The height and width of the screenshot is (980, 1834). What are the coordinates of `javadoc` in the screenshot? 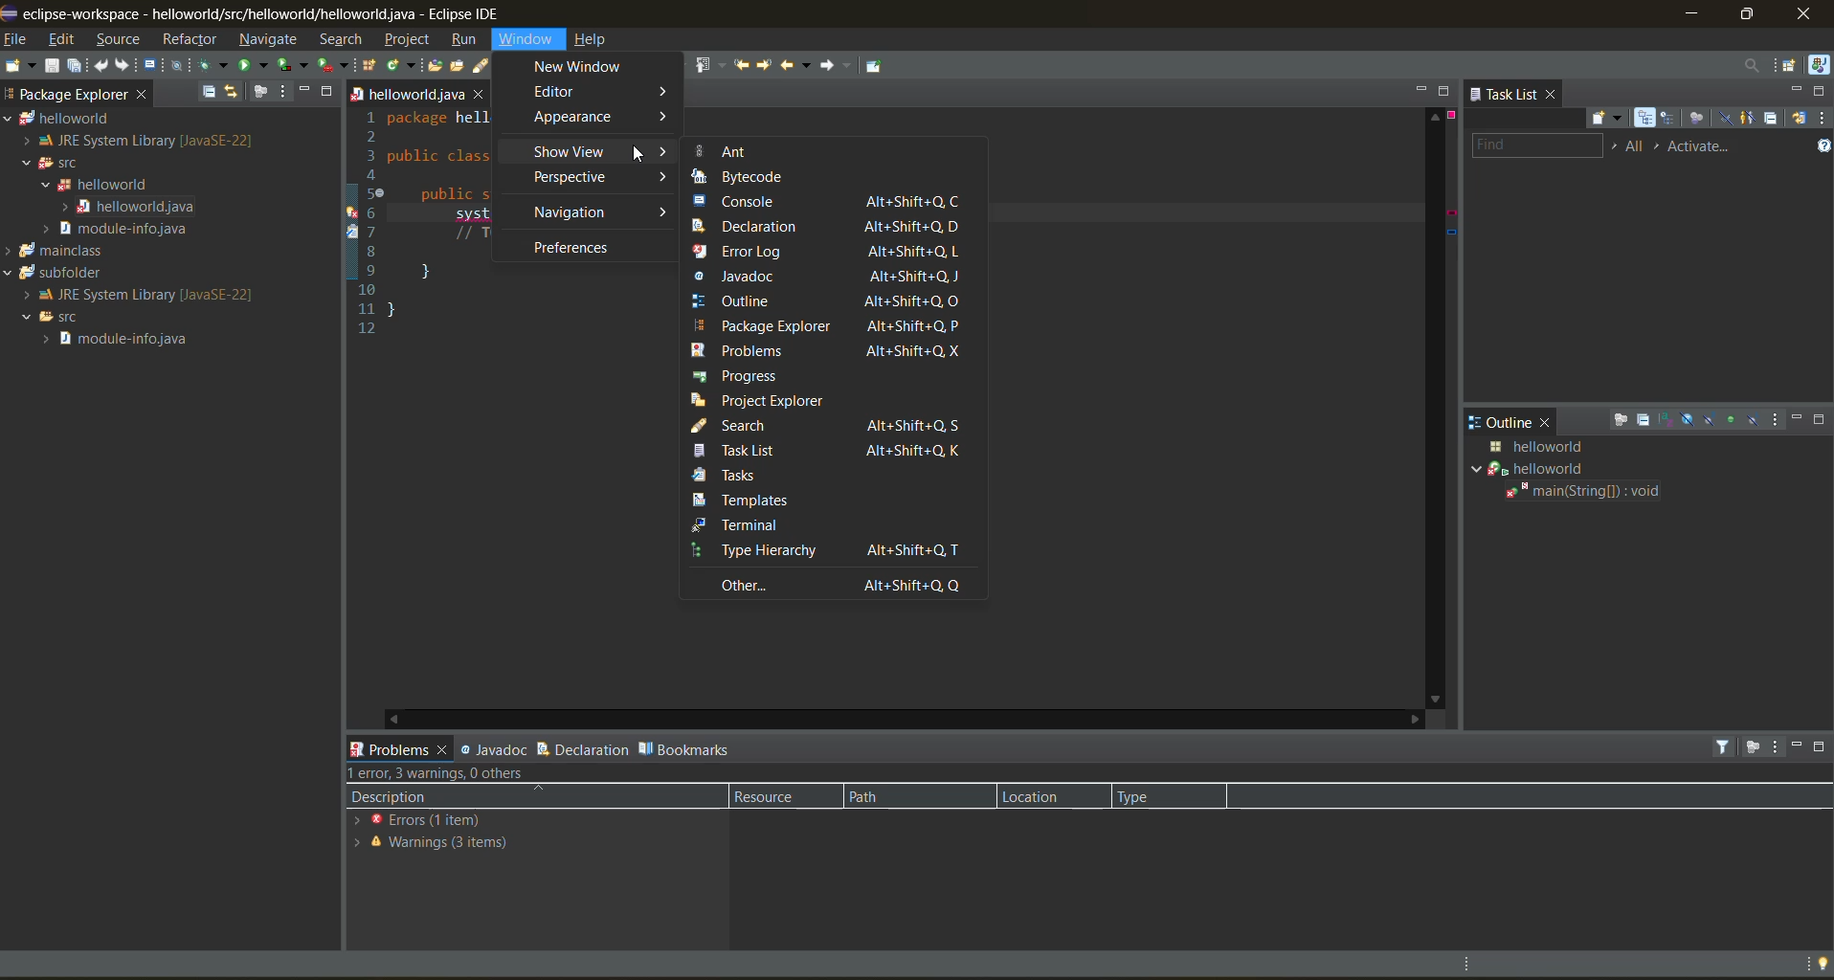 It's located at (830, 275).